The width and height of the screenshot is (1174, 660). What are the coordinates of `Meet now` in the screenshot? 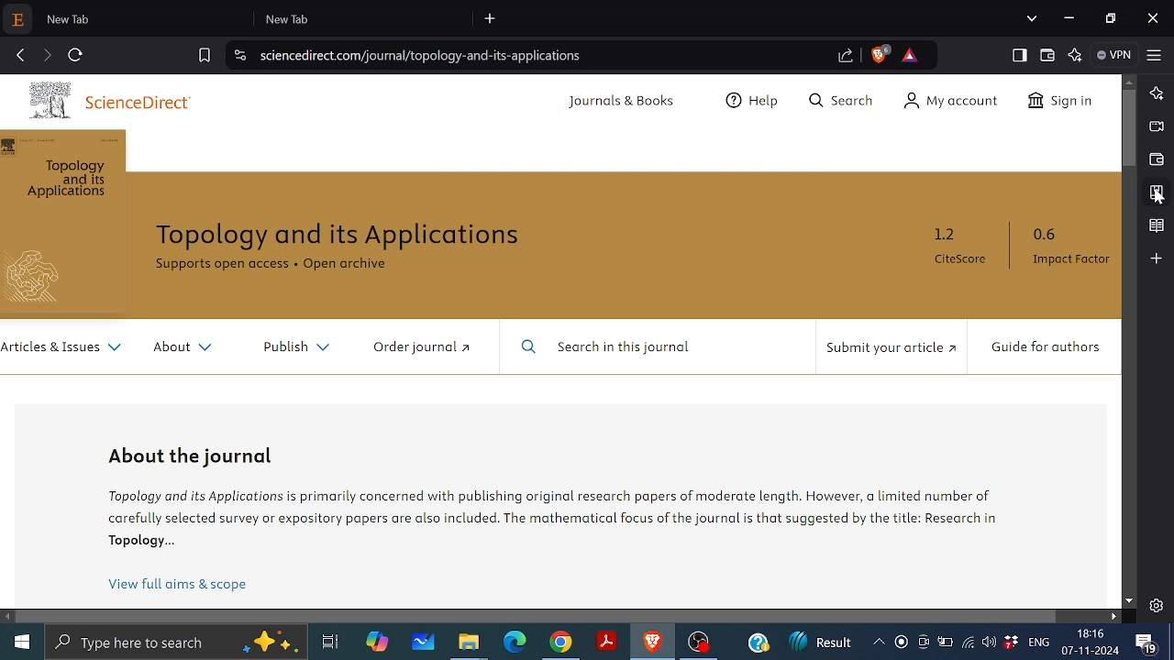 It's located at (923, 645).